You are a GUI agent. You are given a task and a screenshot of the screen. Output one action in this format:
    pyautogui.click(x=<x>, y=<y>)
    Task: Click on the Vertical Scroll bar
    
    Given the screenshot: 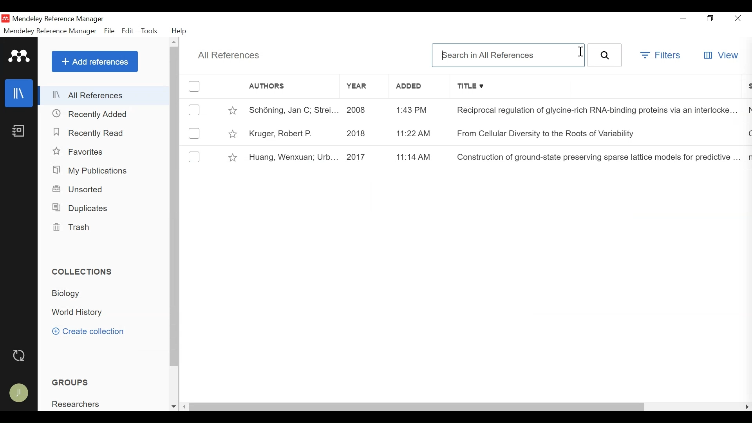 What is the action you would take?
    pyautogui.click(x=175, y=207)
    